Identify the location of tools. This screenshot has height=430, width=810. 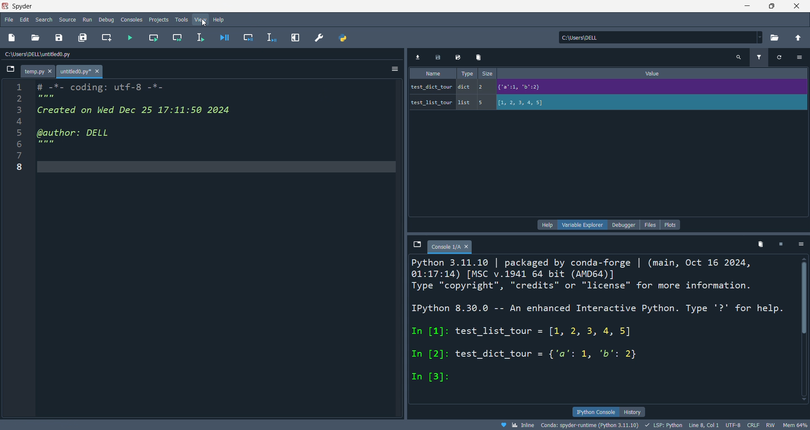
(181, 20).